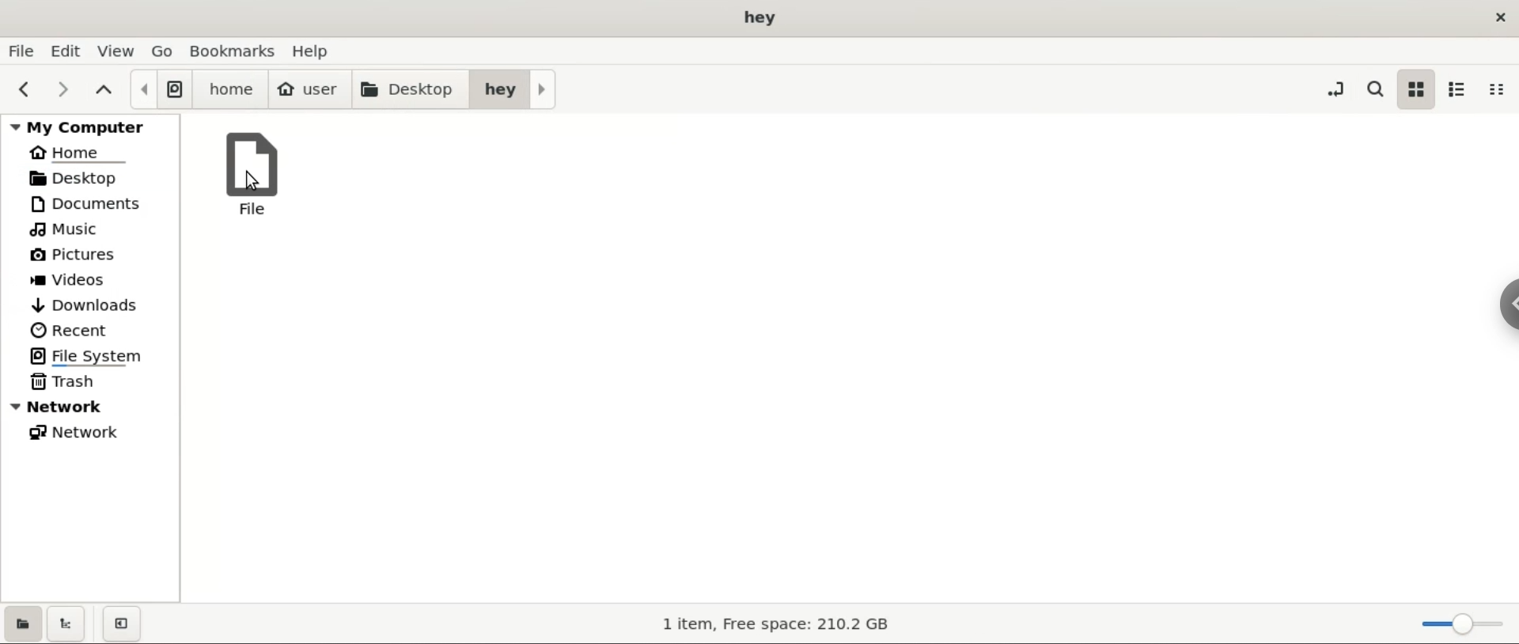  Describe the element at coordinates (64, 623) in the screenshot. I see `show treeview` at that location.